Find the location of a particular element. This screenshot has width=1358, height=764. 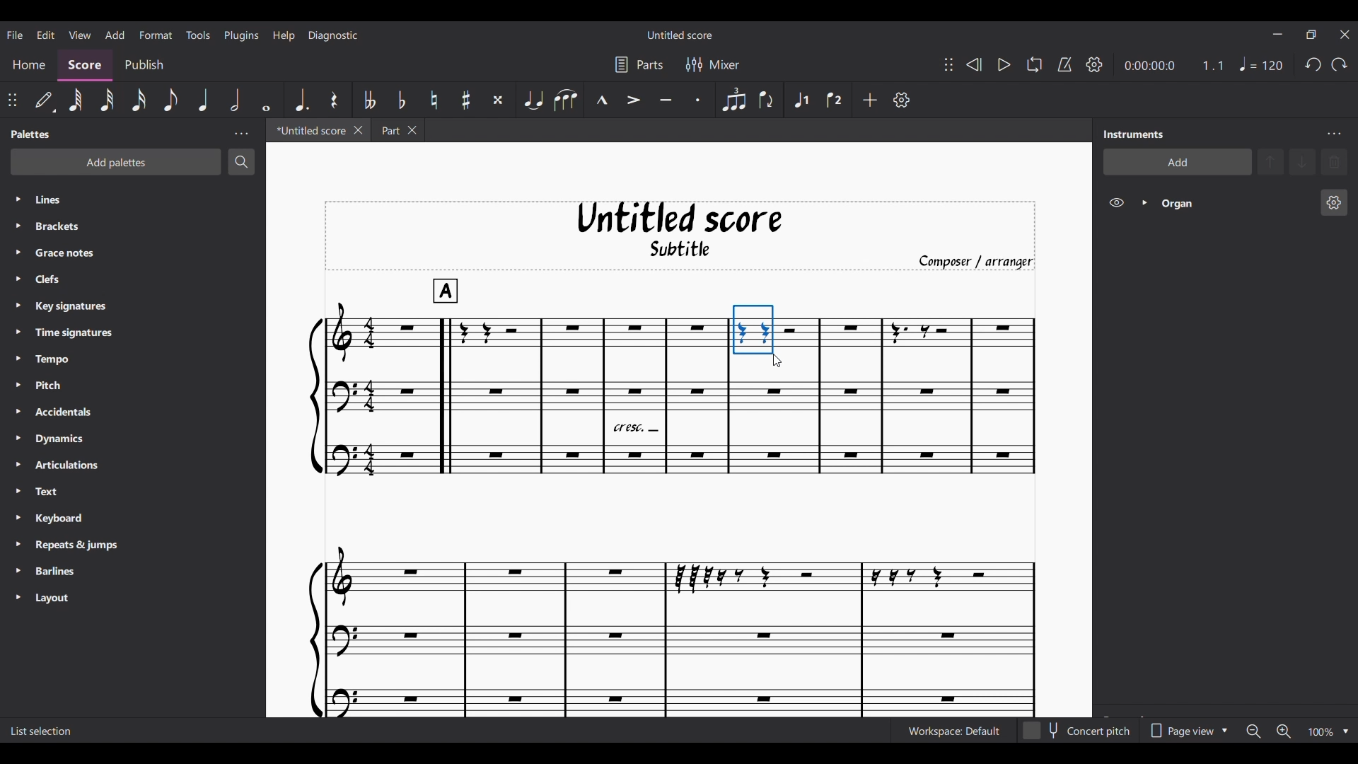

 is located at coordinates (738, 313).